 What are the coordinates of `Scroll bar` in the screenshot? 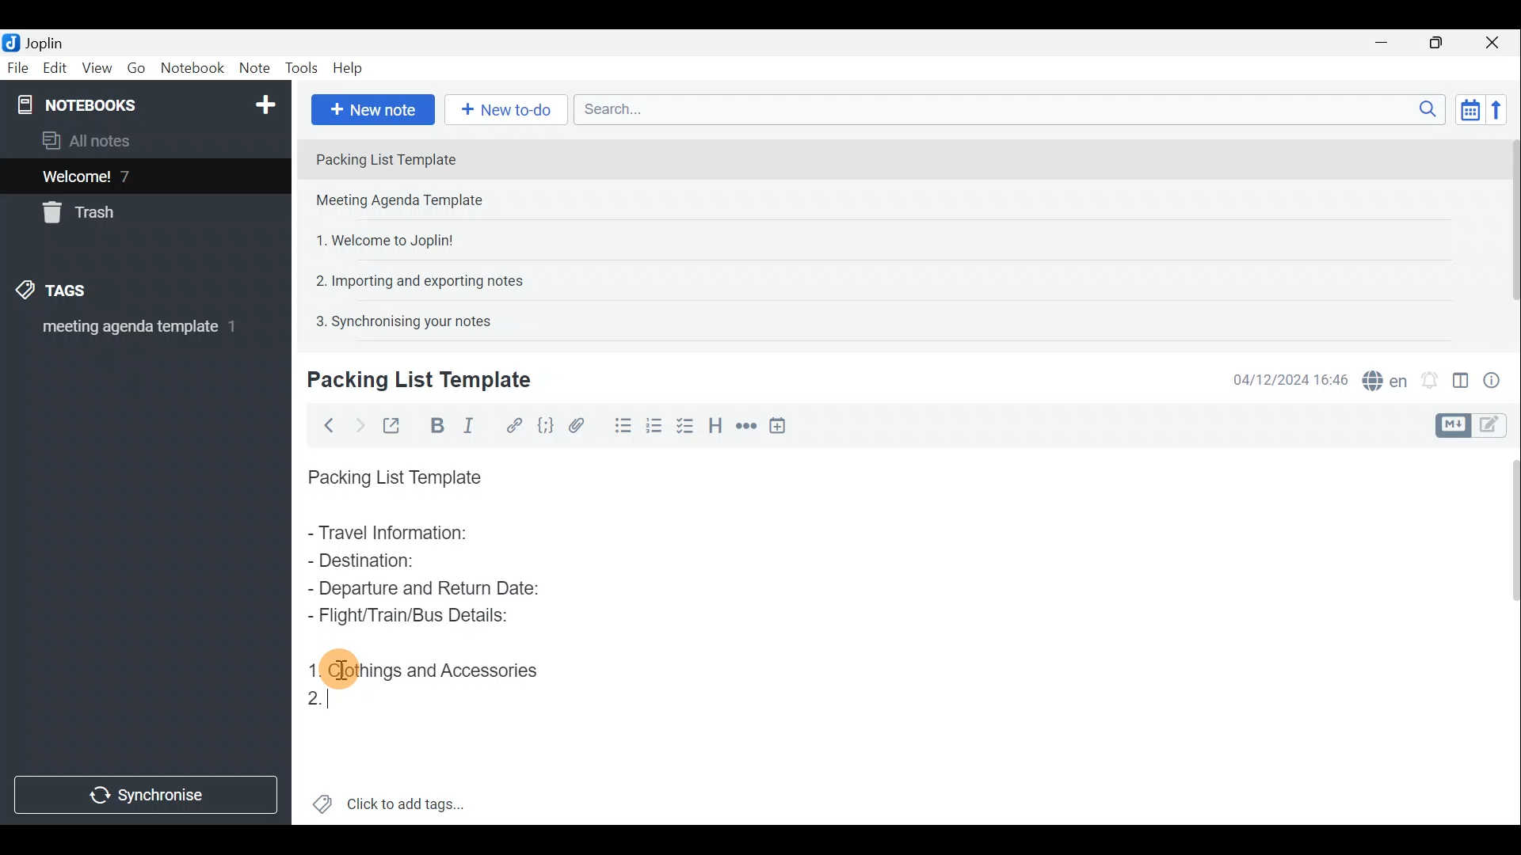 It's located at (1506, 231).